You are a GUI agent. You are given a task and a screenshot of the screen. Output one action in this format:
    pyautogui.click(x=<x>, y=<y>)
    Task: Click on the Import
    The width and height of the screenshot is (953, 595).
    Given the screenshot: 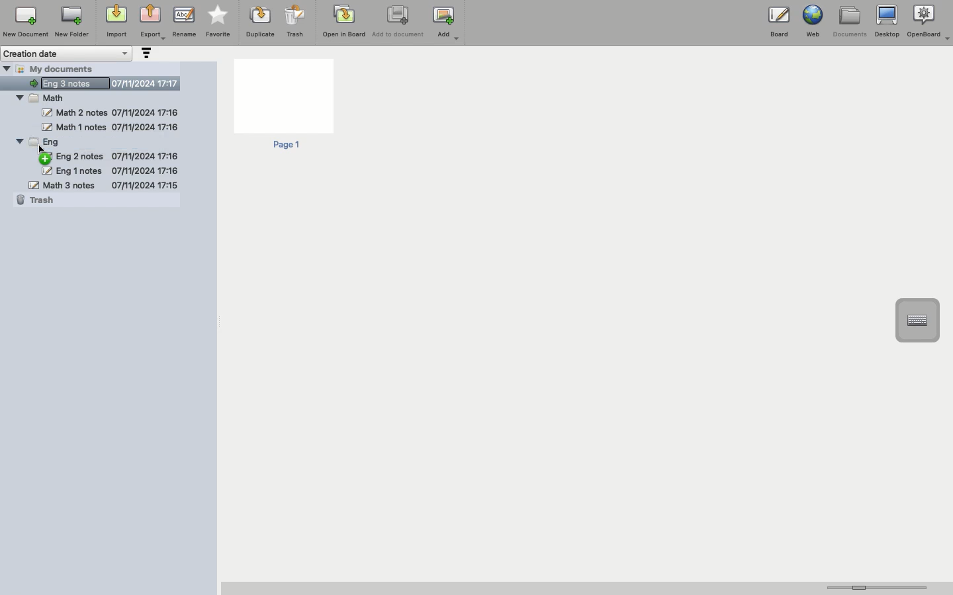 What is the action you would take?
    pyautogui.click(x=115, y=22)
    